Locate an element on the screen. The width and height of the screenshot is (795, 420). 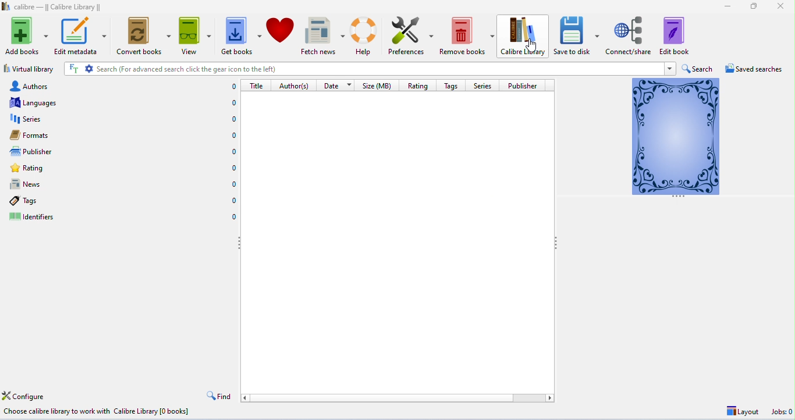
search is located at coordinates (698, 69).